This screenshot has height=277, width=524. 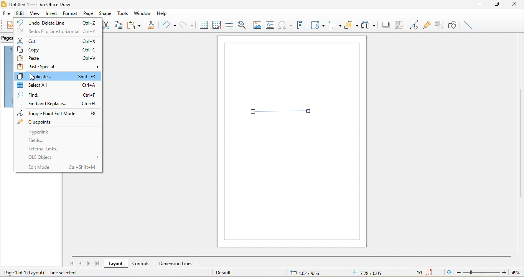 What do you see at coordinates (430, 272) in the screenshot?
I see `the document has not been modified since the last save` at bounding box center [430, 272].